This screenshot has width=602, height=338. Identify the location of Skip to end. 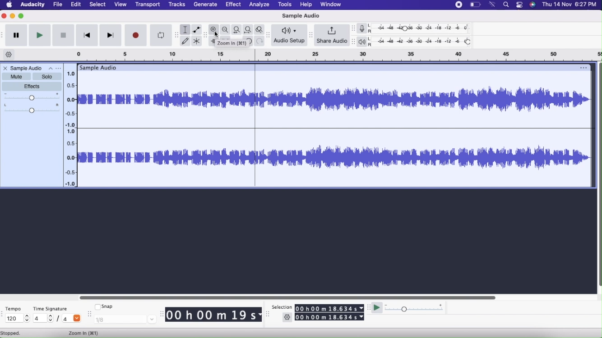
(111, 35).